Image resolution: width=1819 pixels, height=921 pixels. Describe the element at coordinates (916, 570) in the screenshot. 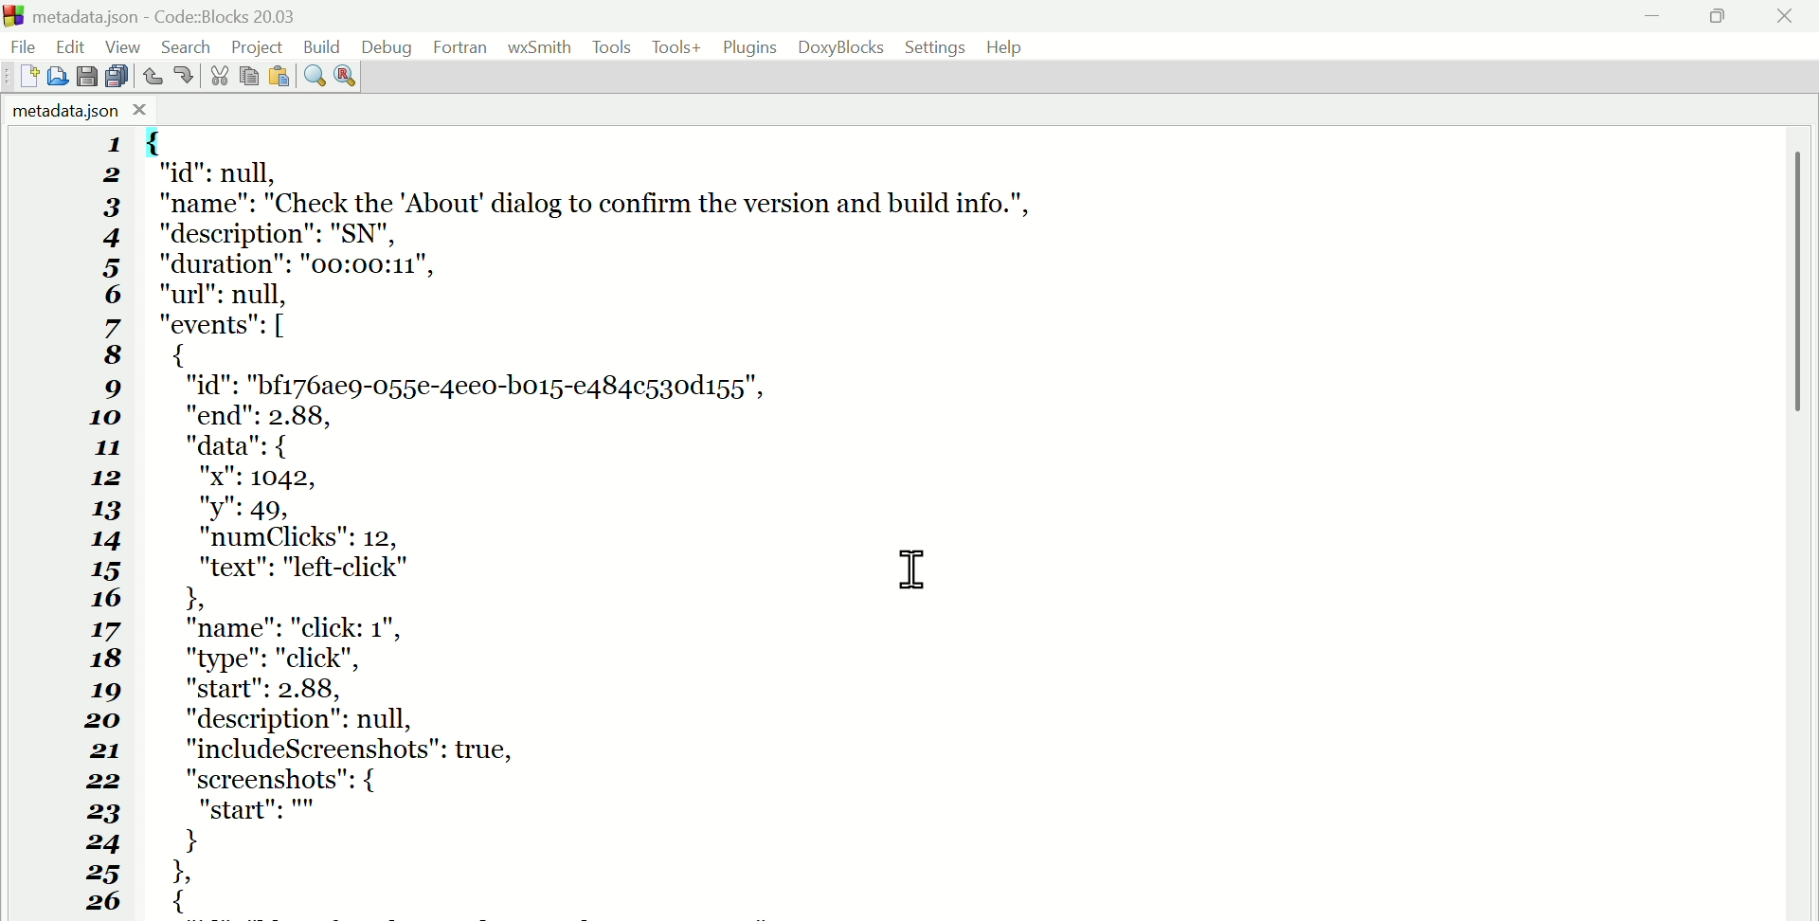

I see `cursor` at that location.